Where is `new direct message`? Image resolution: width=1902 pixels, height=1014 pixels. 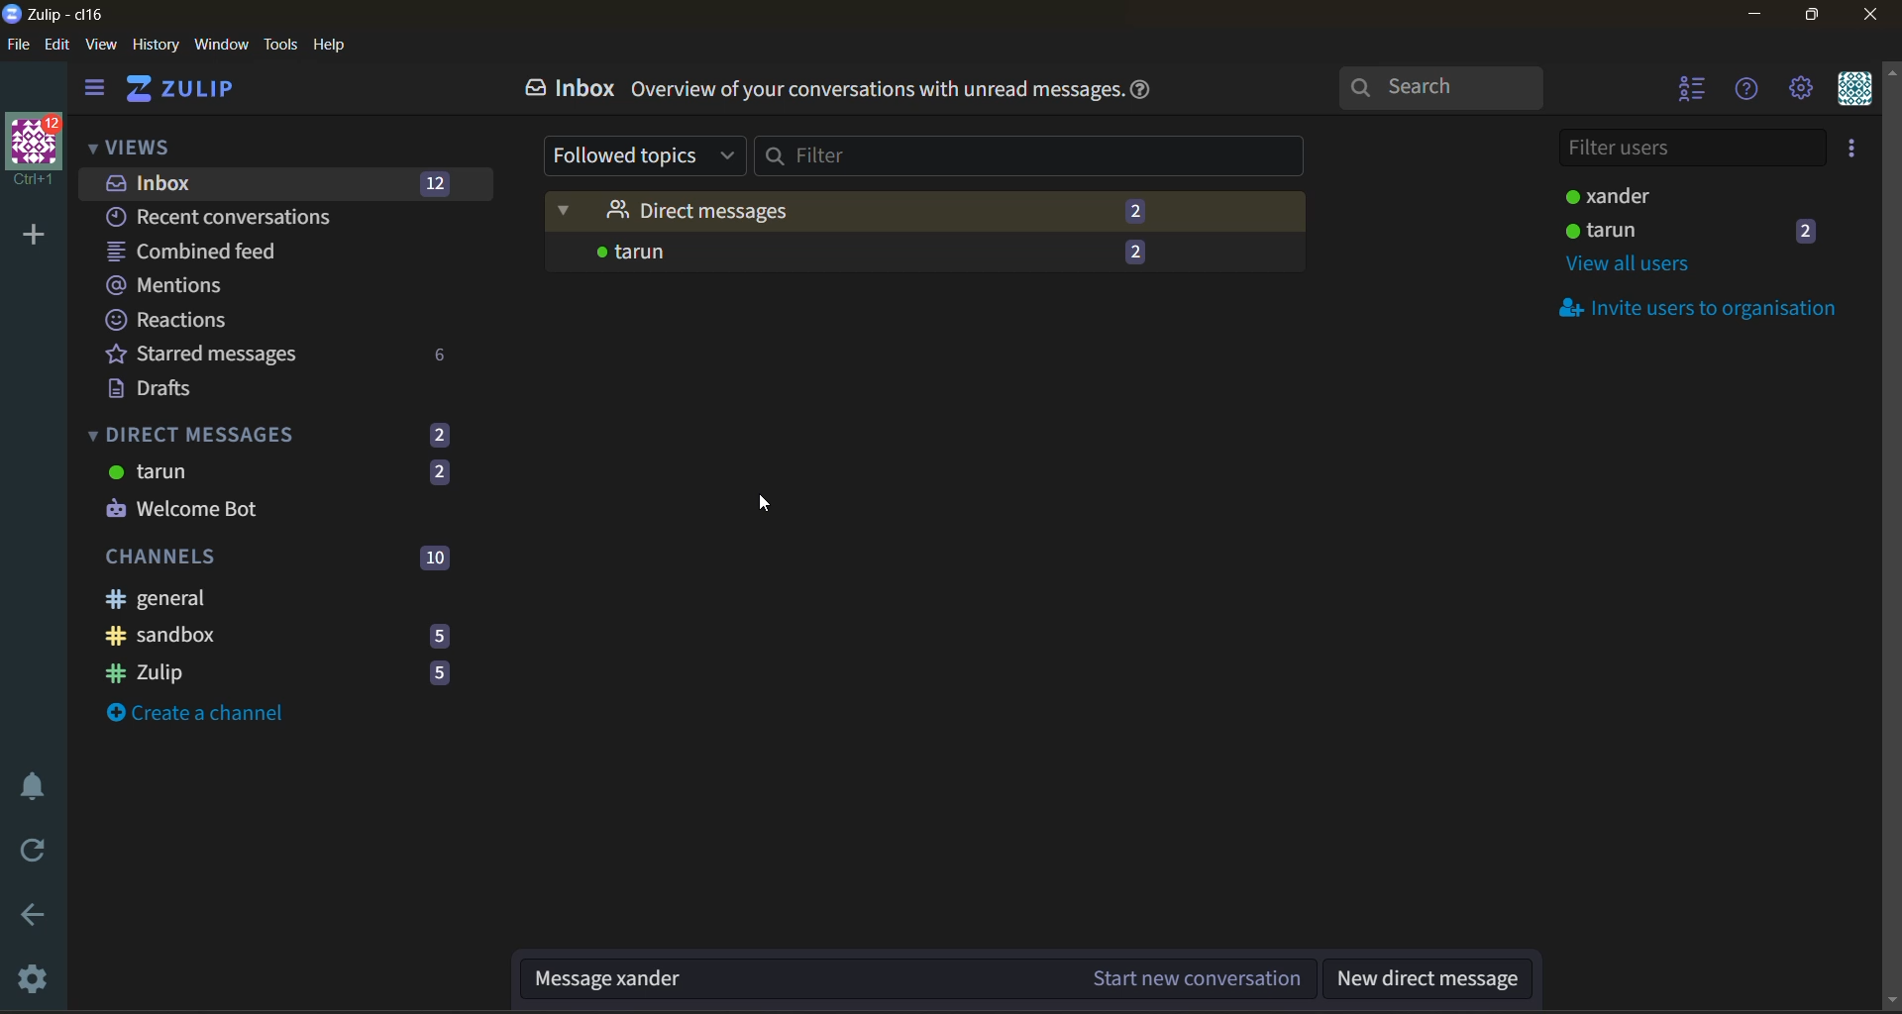
new direct message is located at coordinates (1429, 980).